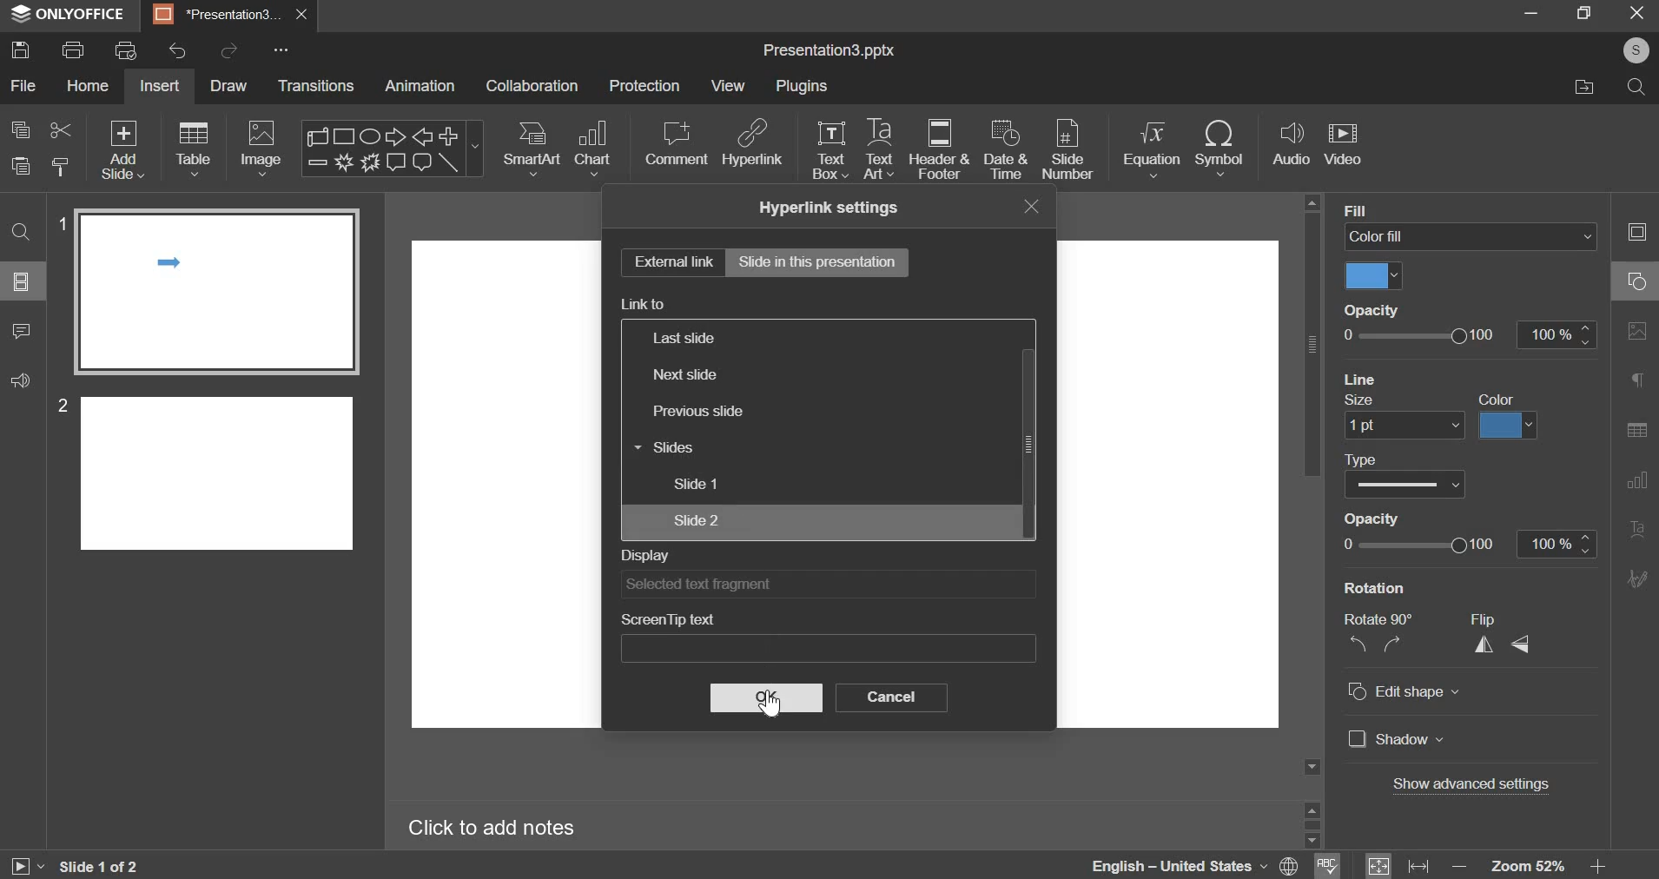 The height and width of the screenshot is (879, 1659). Describe the element at coordinates (645, 556) in the screenshot. I see `display` at that location.